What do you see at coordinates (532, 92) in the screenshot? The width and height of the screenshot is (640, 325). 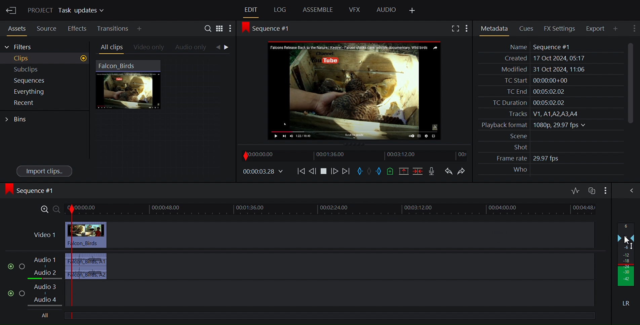 I see `TC End  00:05:02.02` at bounding box center [532, 92].